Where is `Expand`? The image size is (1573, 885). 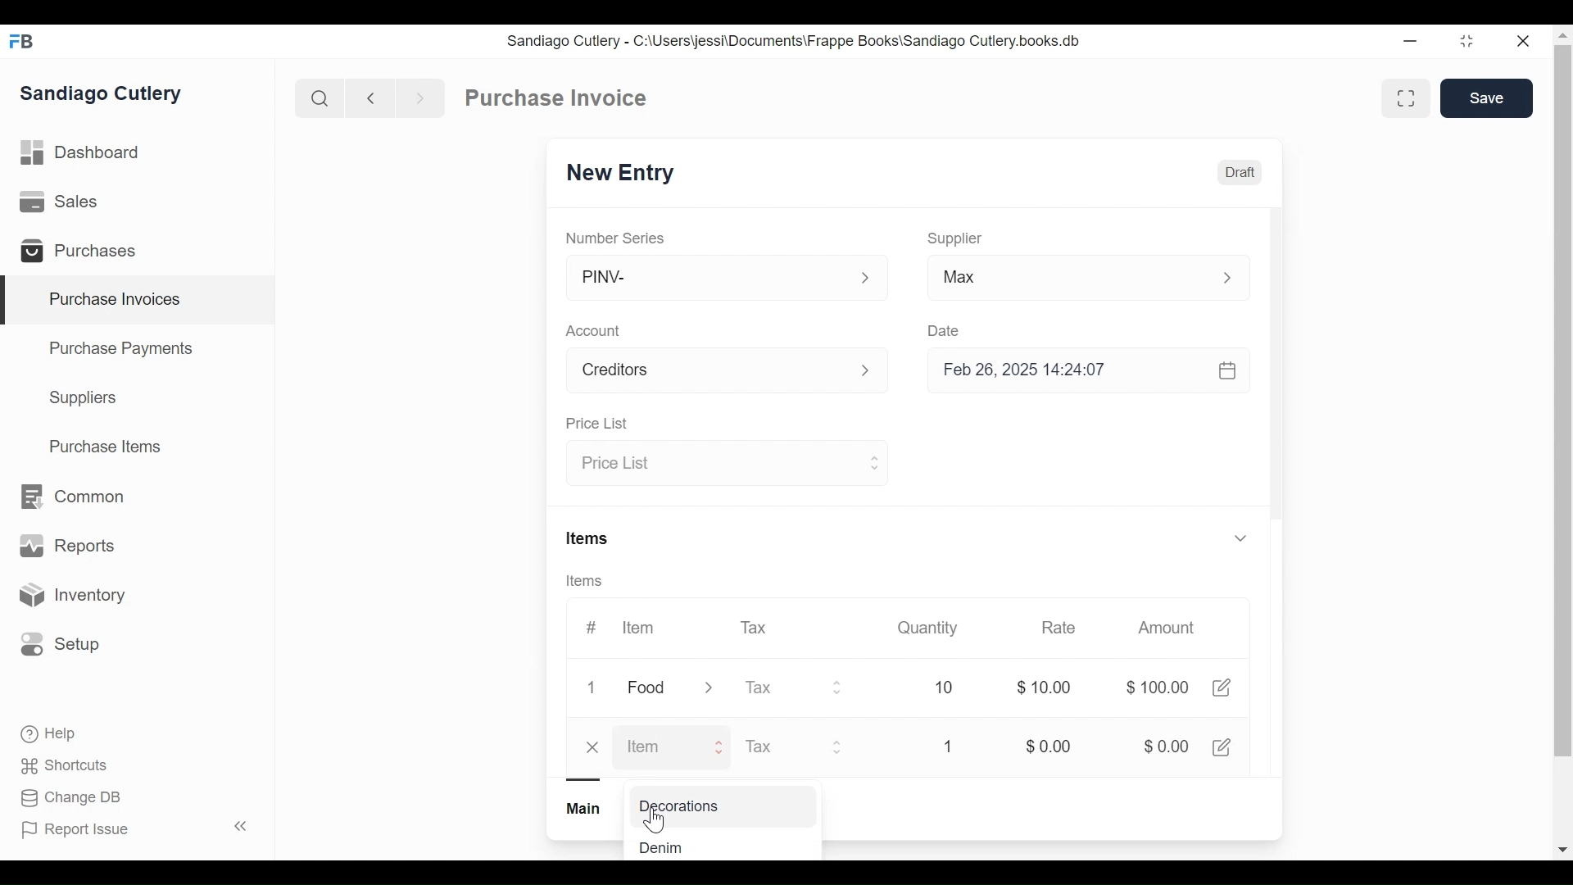
Expand is located at coordinates (877, 461).